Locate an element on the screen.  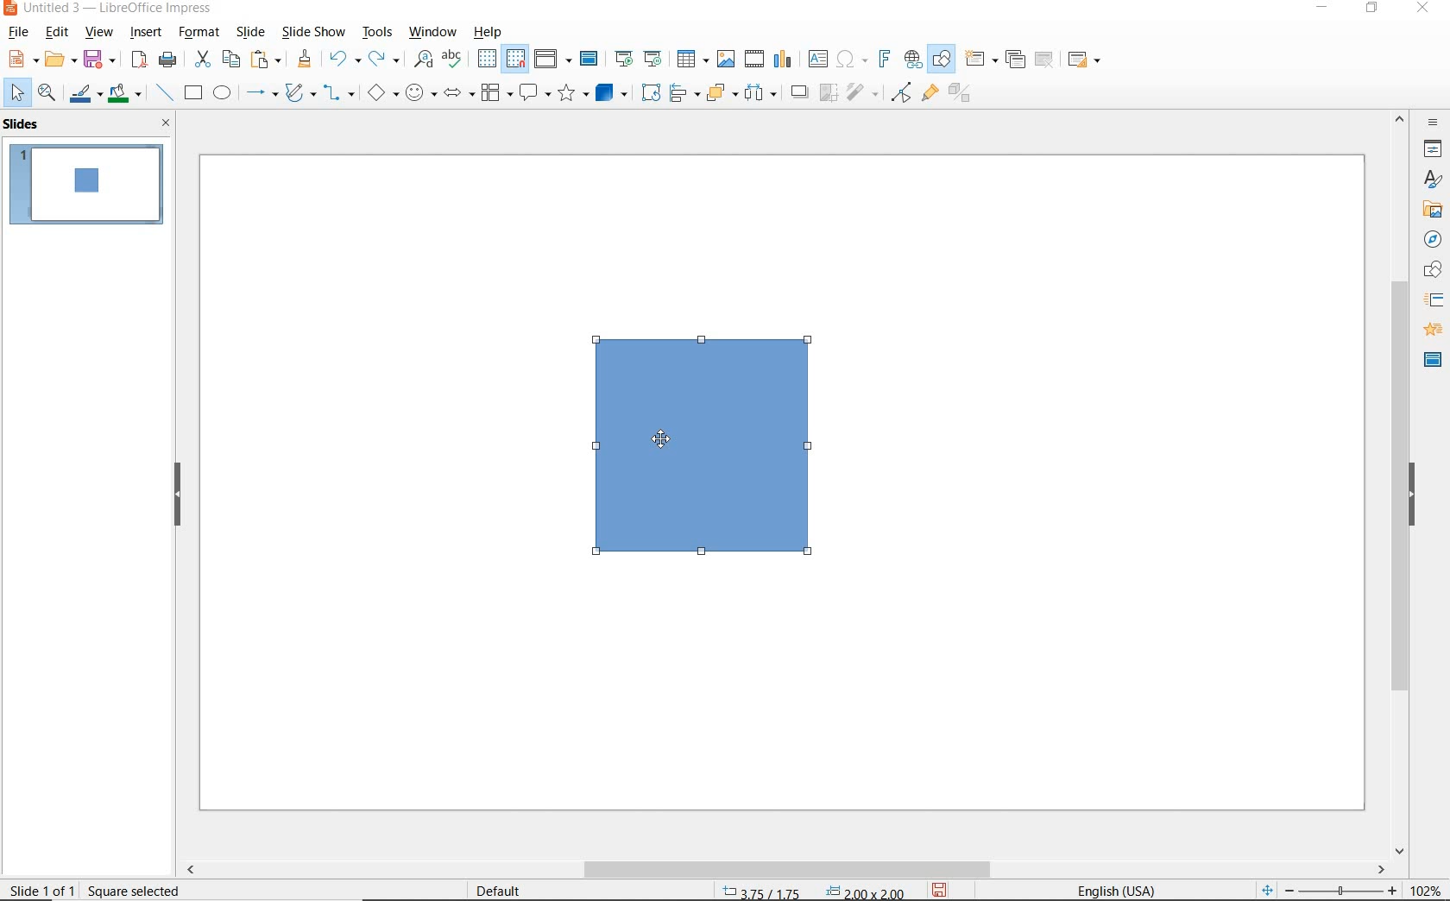
save is located at coordinates (102, 60).